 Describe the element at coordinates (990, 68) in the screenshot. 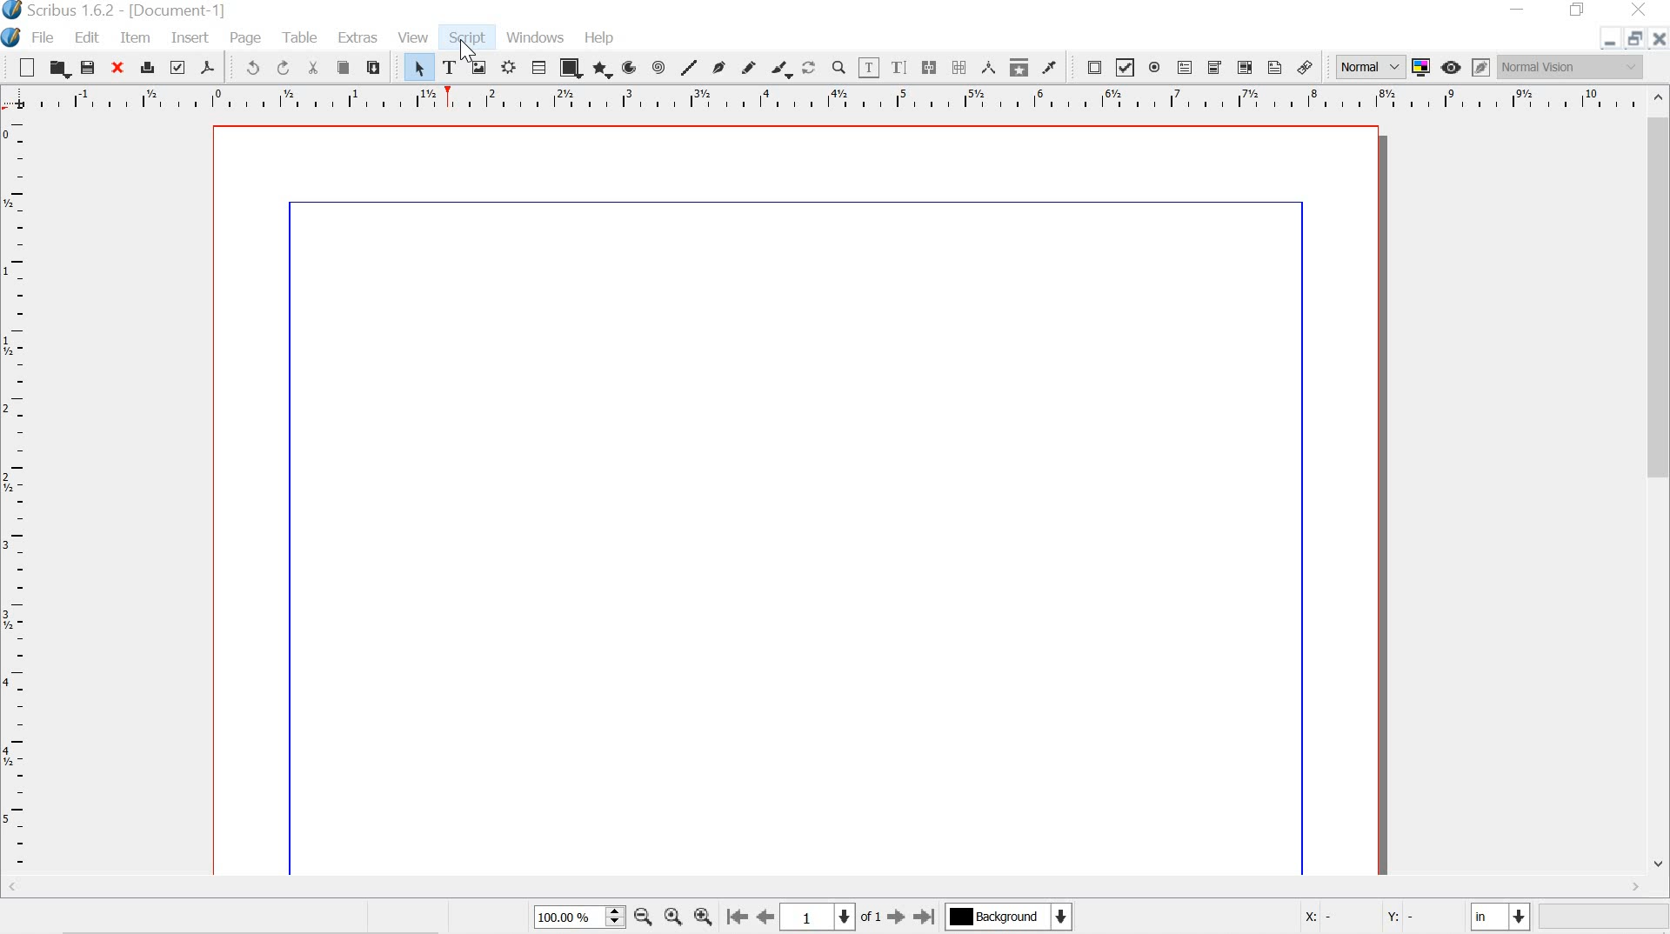

I see `measurements` at that location.